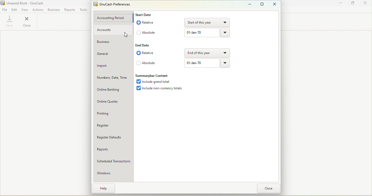  What do you see at coordinates (114, 5) in the screenshot?
I see `File name` at bounding box center [114, 5].